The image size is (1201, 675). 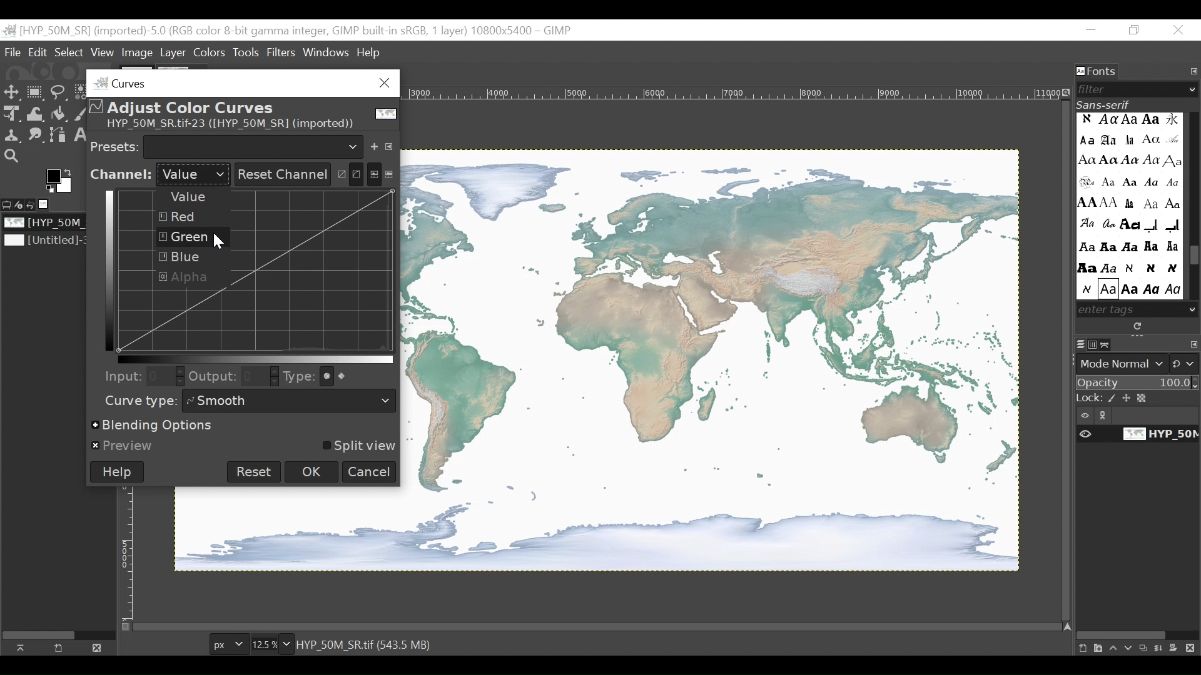 What do you see at coordinates (58, 115) in the screenshot?
I see `Fill` at bounding box center [58, 115].